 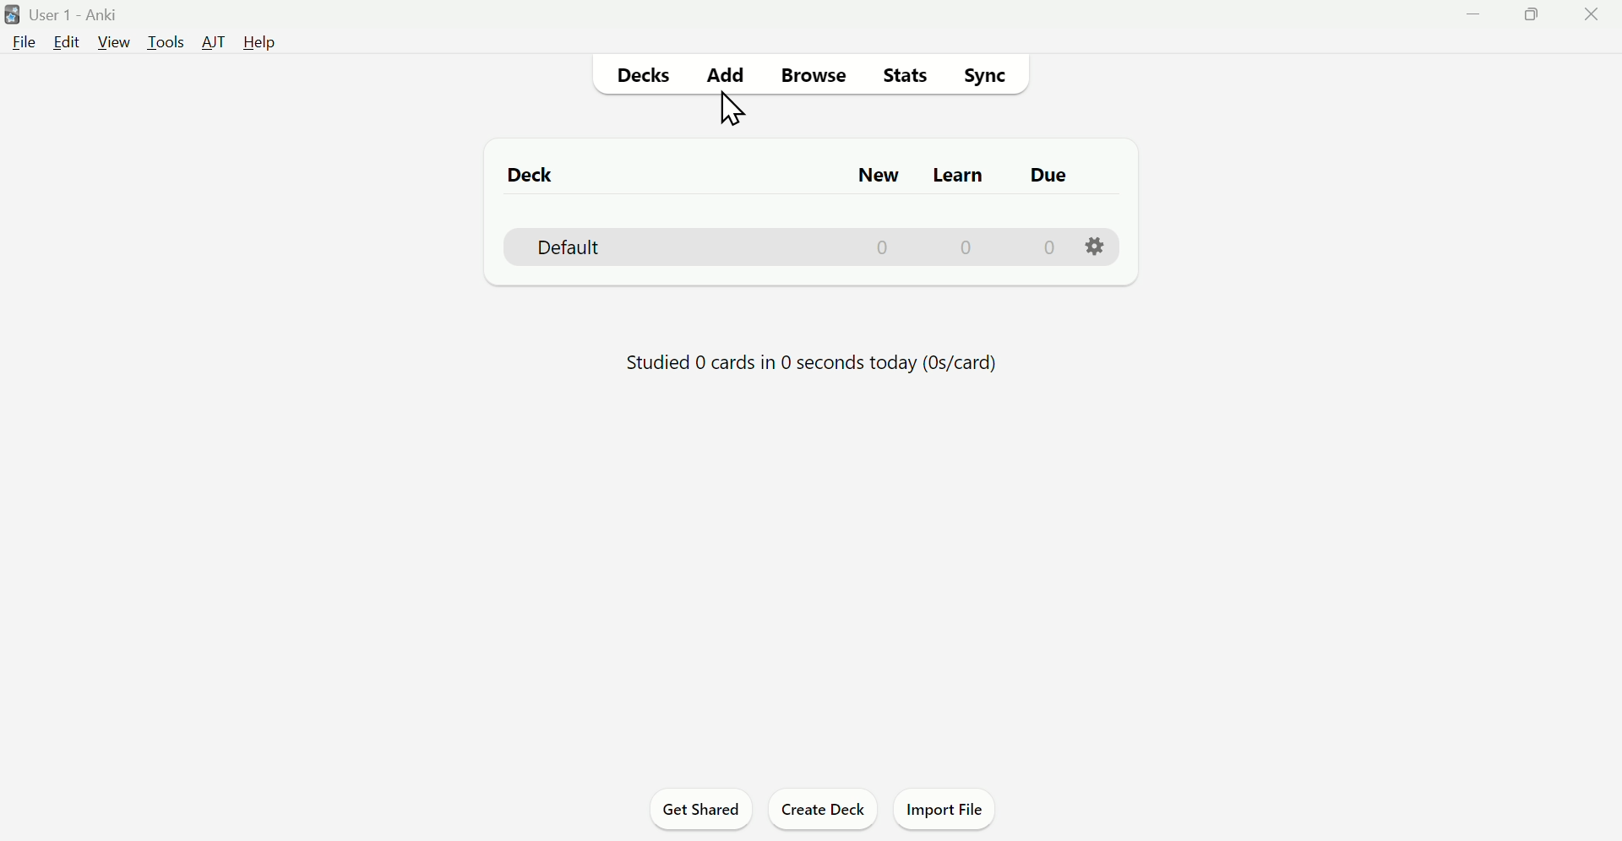 What do you see at coordinates (957, 173) in the screenshot?
I see `Learn` at bounding box center [957, 173].